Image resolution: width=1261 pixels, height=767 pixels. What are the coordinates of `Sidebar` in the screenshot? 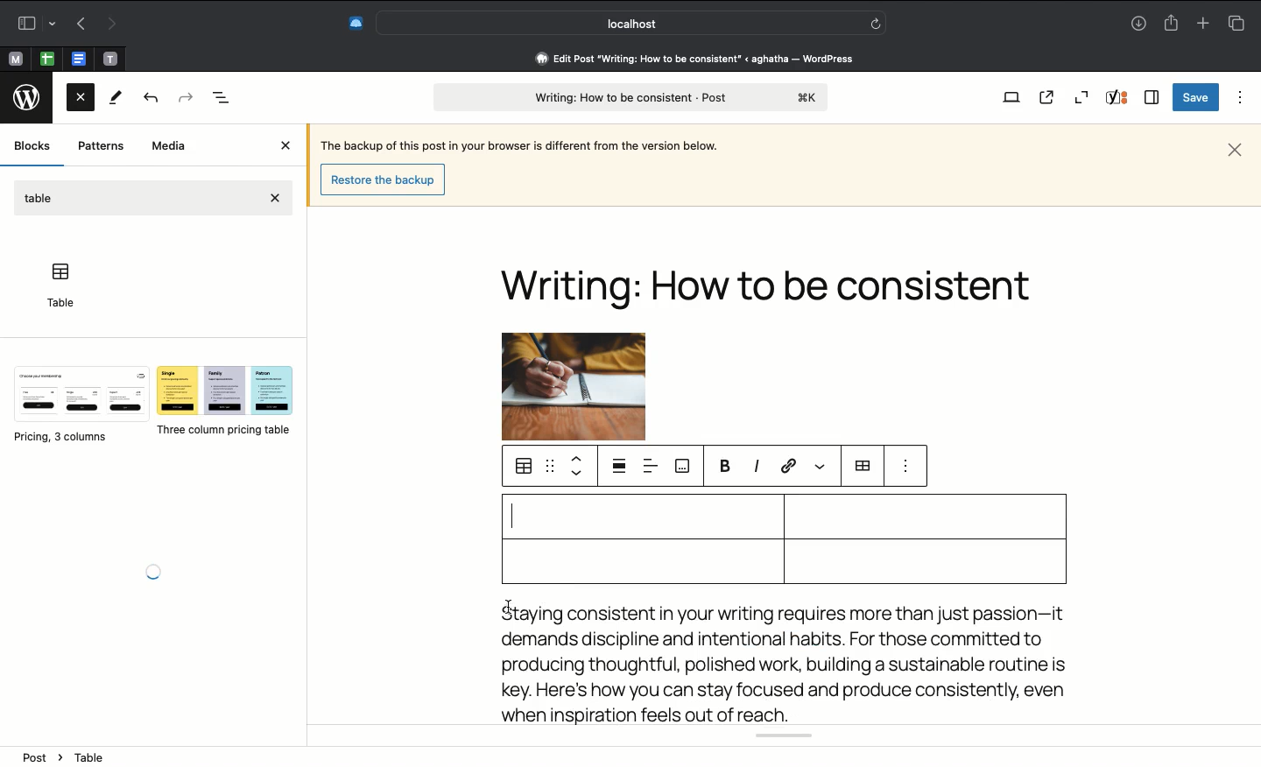 It's located at (1152, 96).